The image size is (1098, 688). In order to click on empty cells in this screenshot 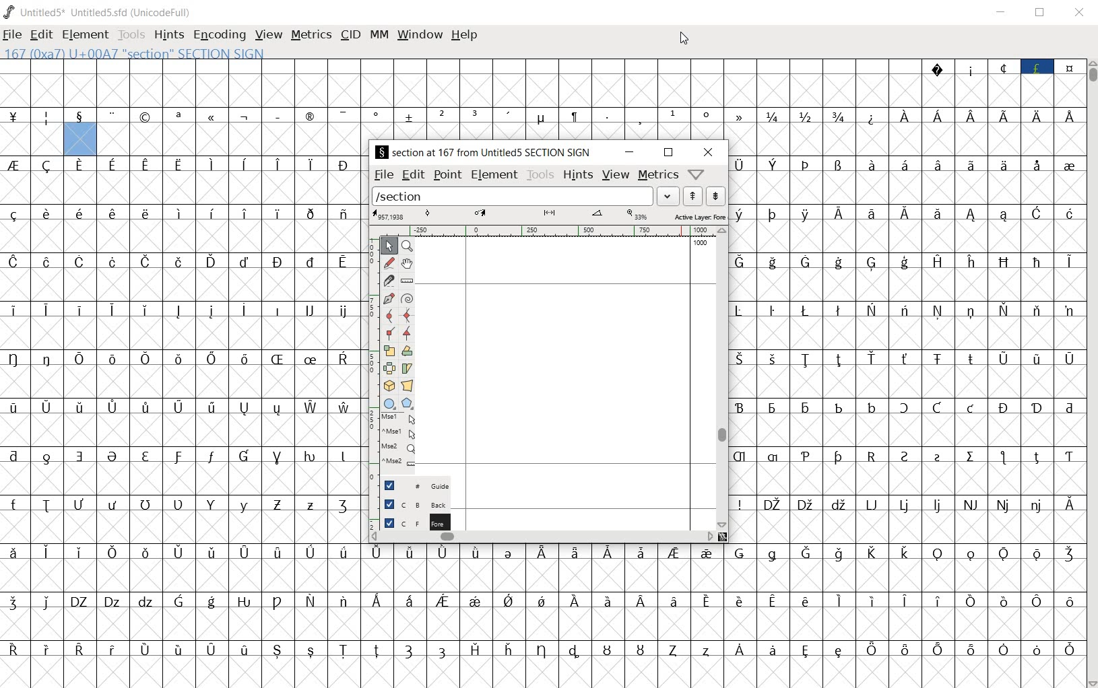, I will do `click(904, 188)`.